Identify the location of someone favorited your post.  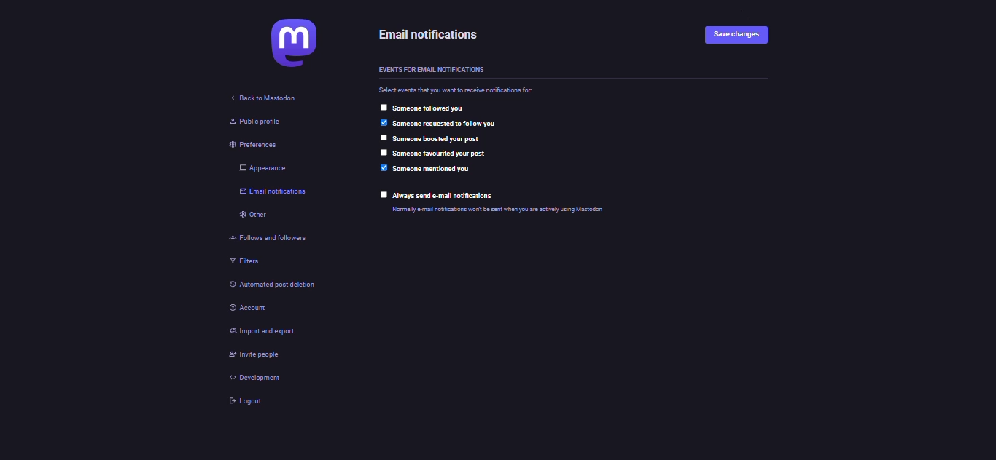
(440, 153).